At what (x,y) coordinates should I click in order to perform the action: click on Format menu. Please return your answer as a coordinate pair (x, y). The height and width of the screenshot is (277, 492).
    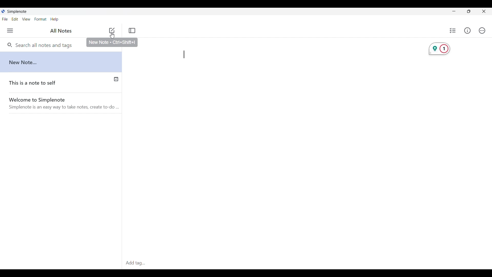
    Looking at the image, I should click on (40, 19).